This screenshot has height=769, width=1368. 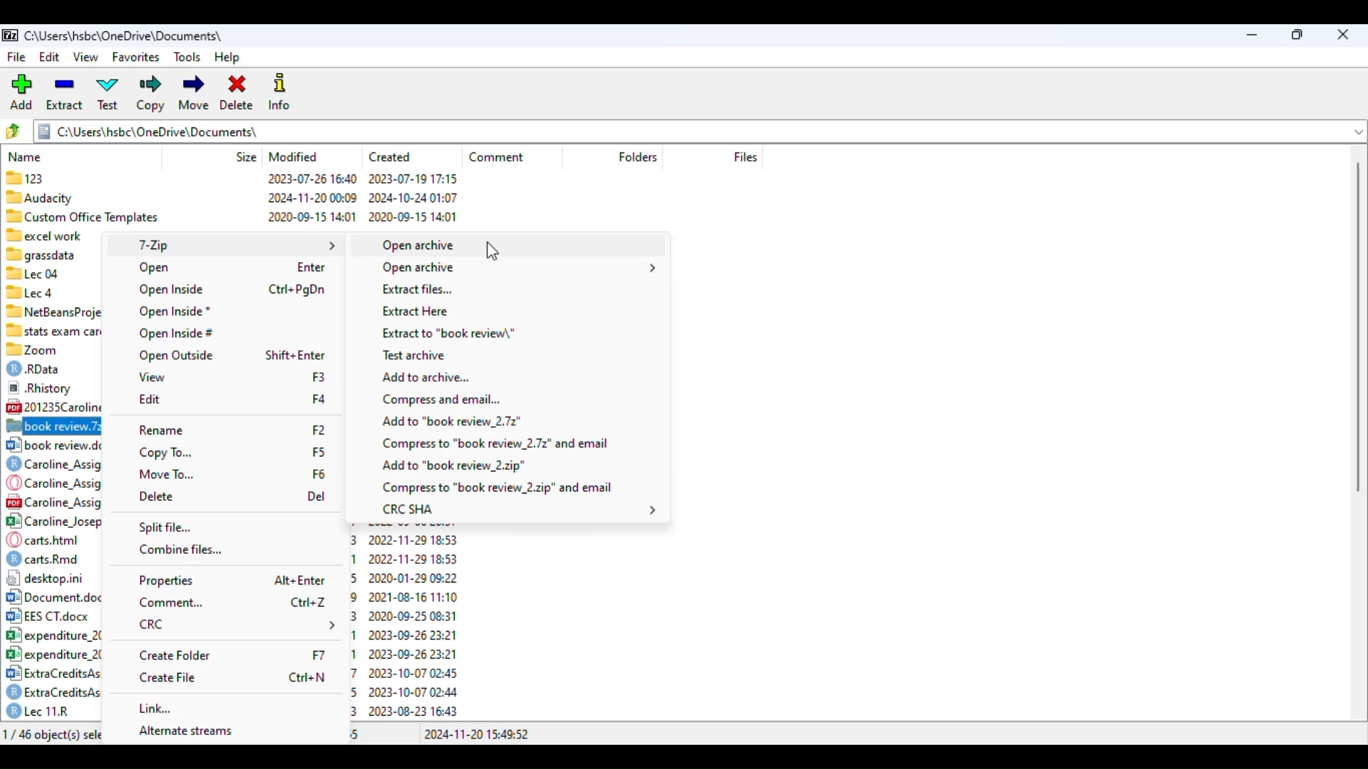 I want to click on 88 Zoom 2022-01-20 10:44 2020-10-02 00:42, so click(x=50, y=347).